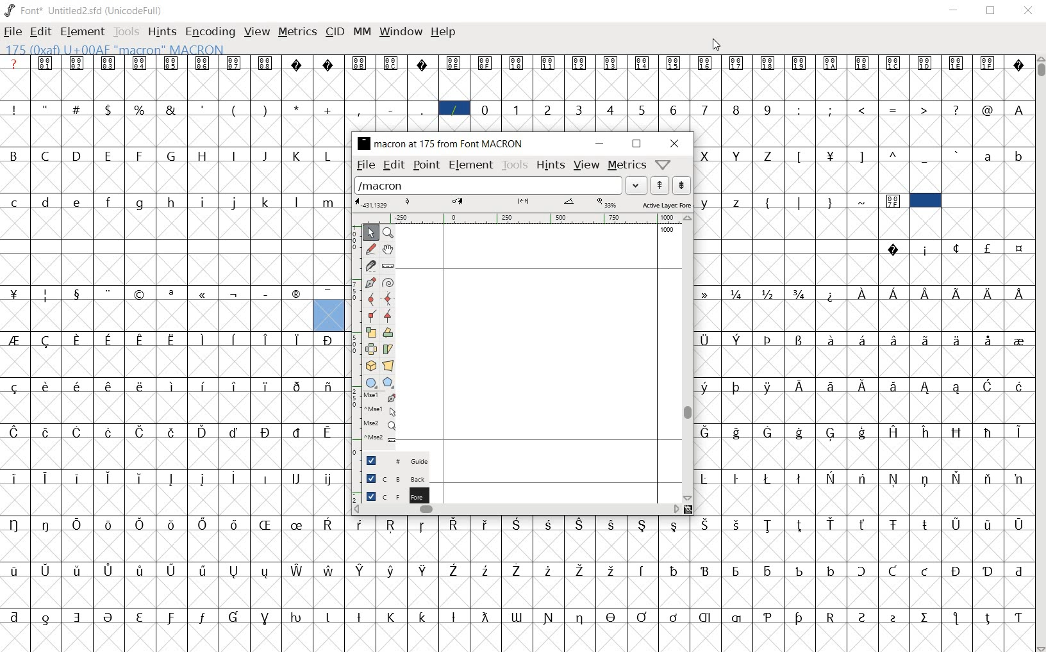 The width and height of the screenshot is (1046, 652). Describe the element at coordinates (79, 294) in the screenshot. I see `Symbol` at that location.